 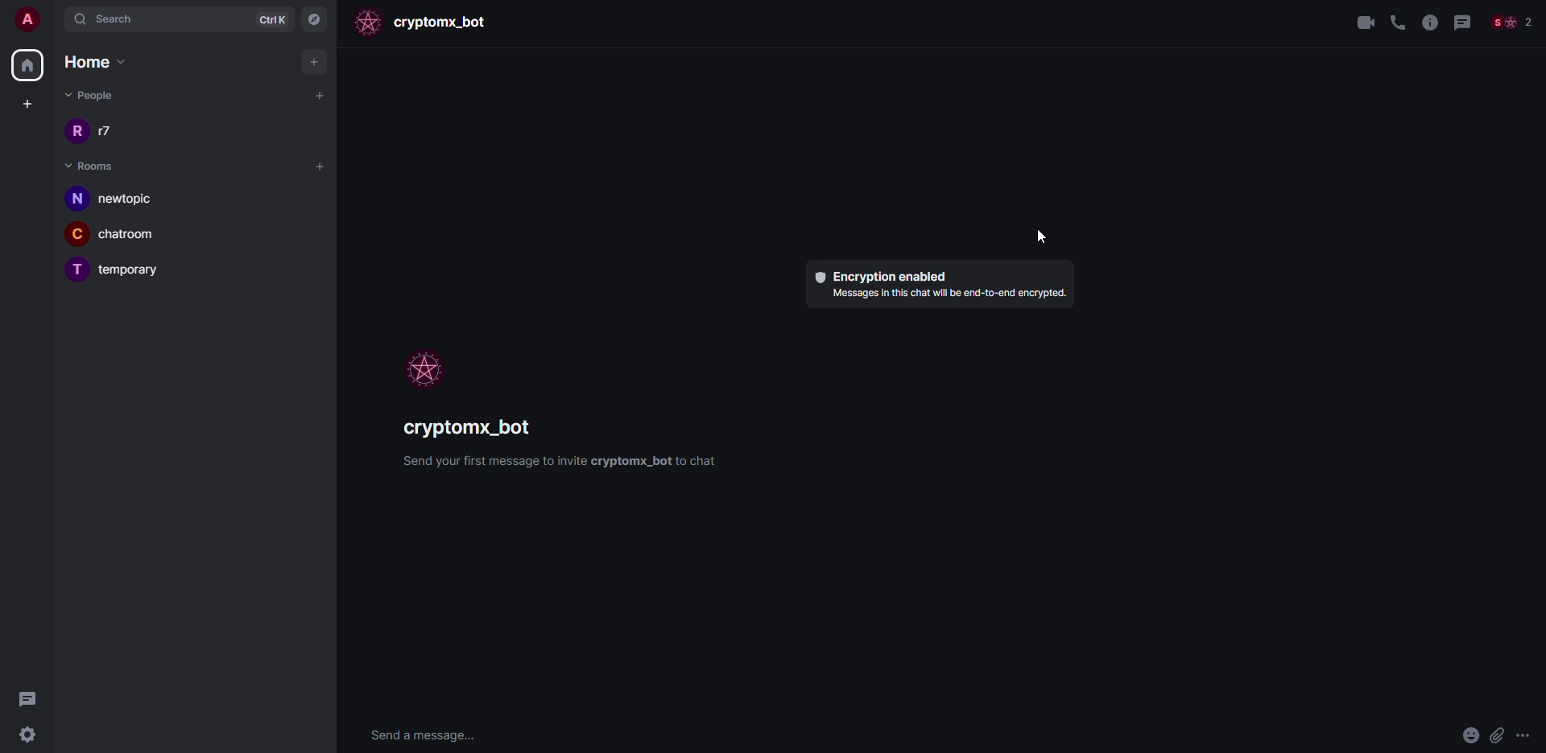 I want to click on add, so click(x=313, y=63).